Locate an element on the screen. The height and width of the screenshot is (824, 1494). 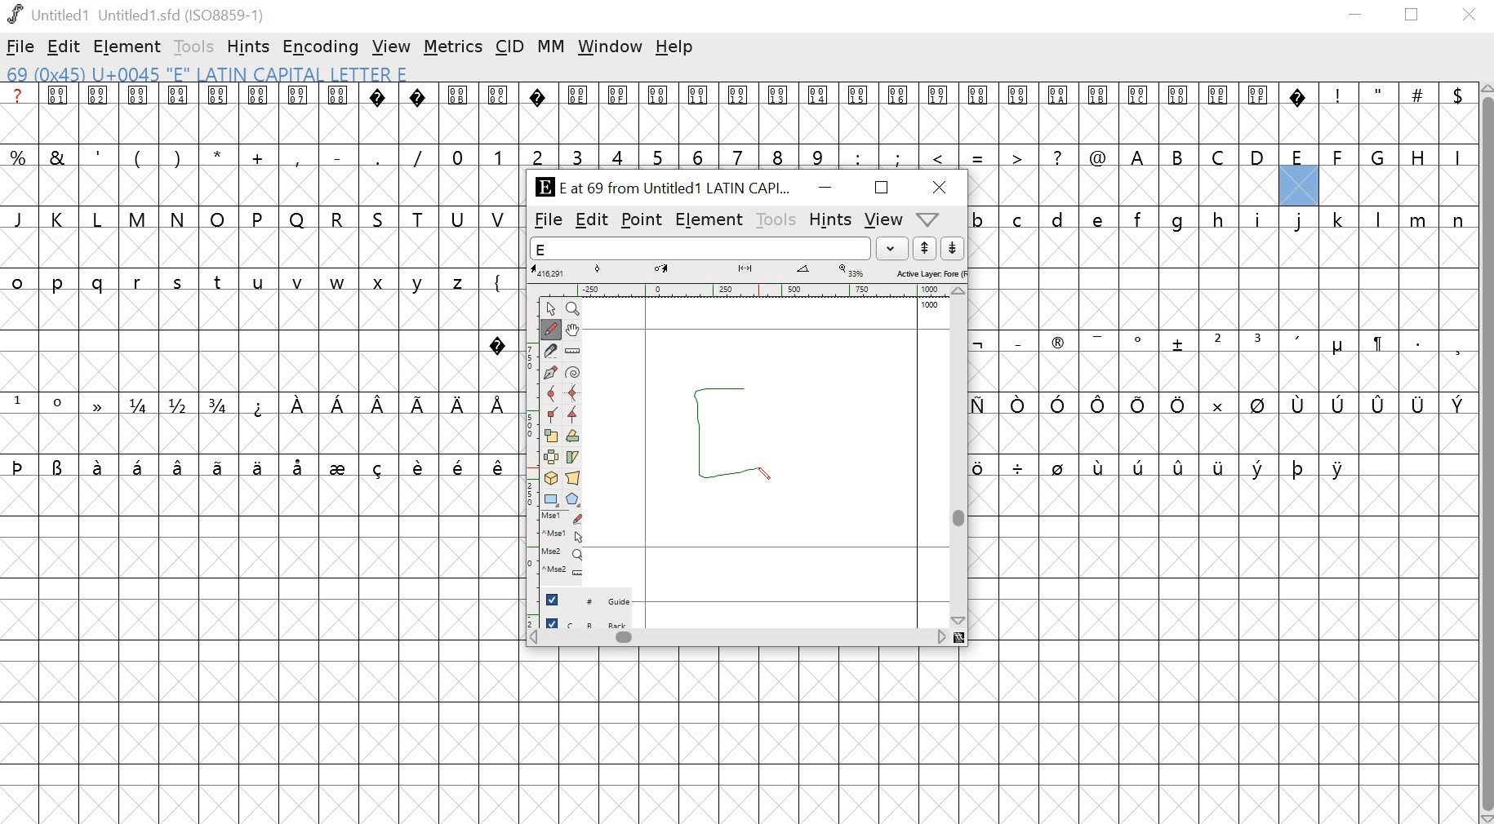
Flip is located at coordinates (551, 458).